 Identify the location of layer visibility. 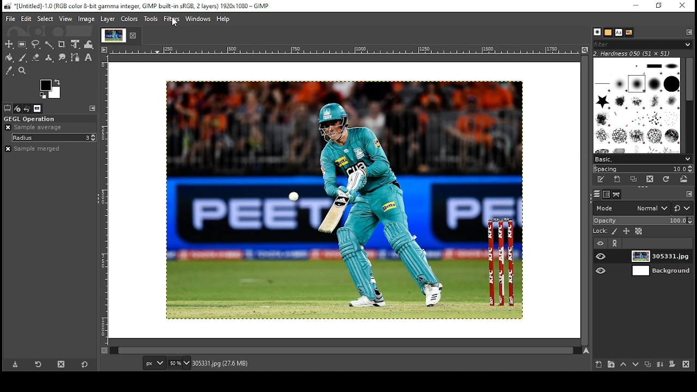
(602, 243).